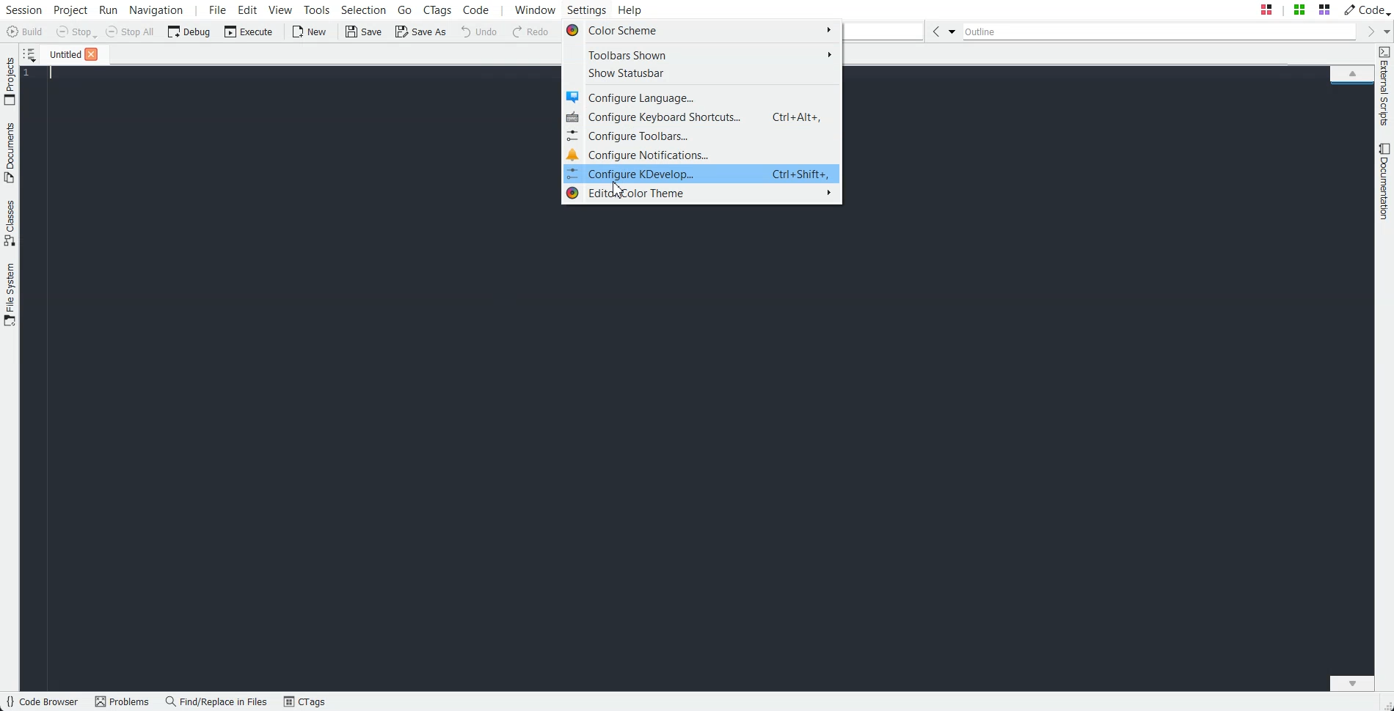 Image resolution: width=1394 pixels, height=711 pixels. I want to click on Drop Down box, so click(952, 31).